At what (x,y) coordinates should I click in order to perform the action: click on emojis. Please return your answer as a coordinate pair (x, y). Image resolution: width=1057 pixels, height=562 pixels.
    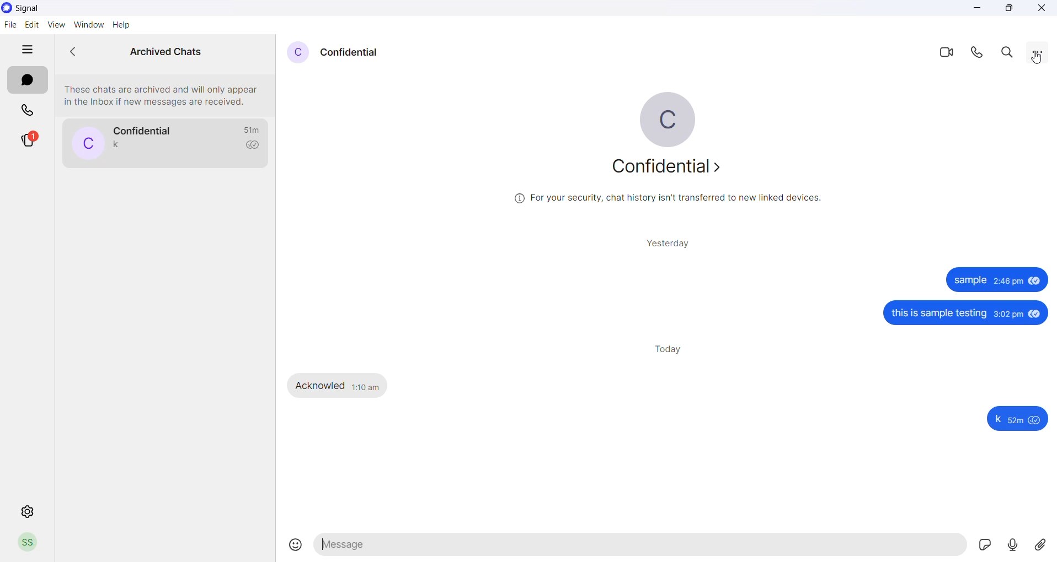
    Looking at the image, I should click on (291, 545).